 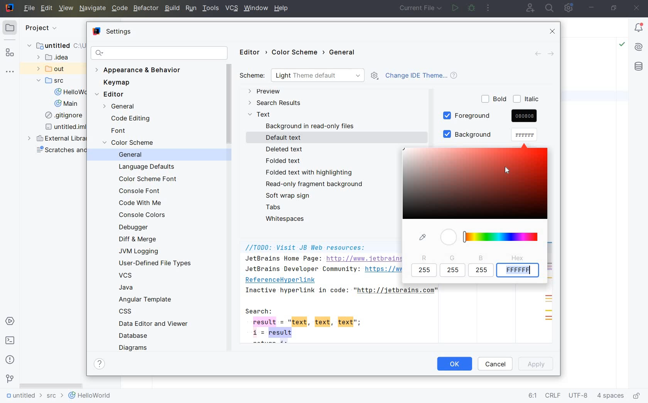 What do you see at coordinates (142, 239) in the screenshot?
I see `DIFF & MERGE` at bounding box center [142, 239].